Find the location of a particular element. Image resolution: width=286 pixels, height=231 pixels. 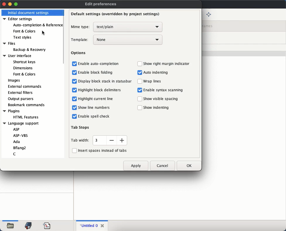

ASP is located at coordinates (16, 129).